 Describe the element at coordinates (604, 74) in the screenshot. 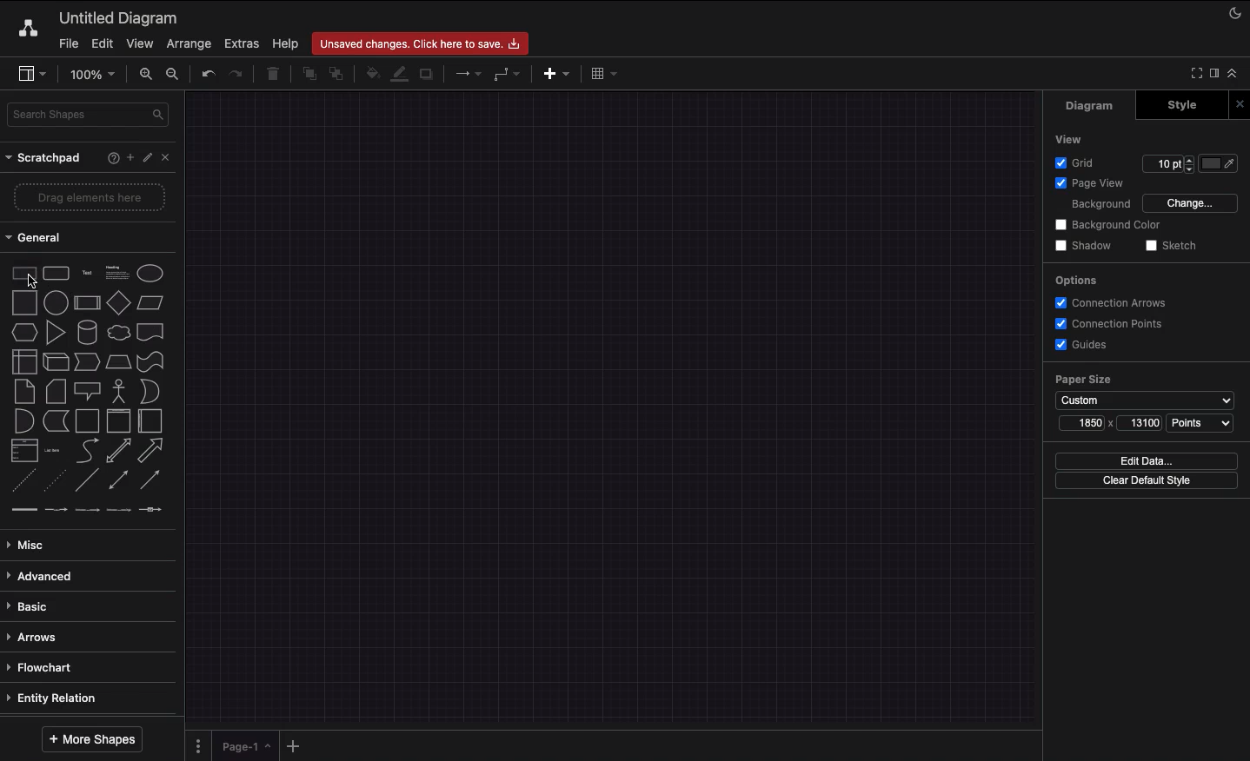

I see `Table` at that location.